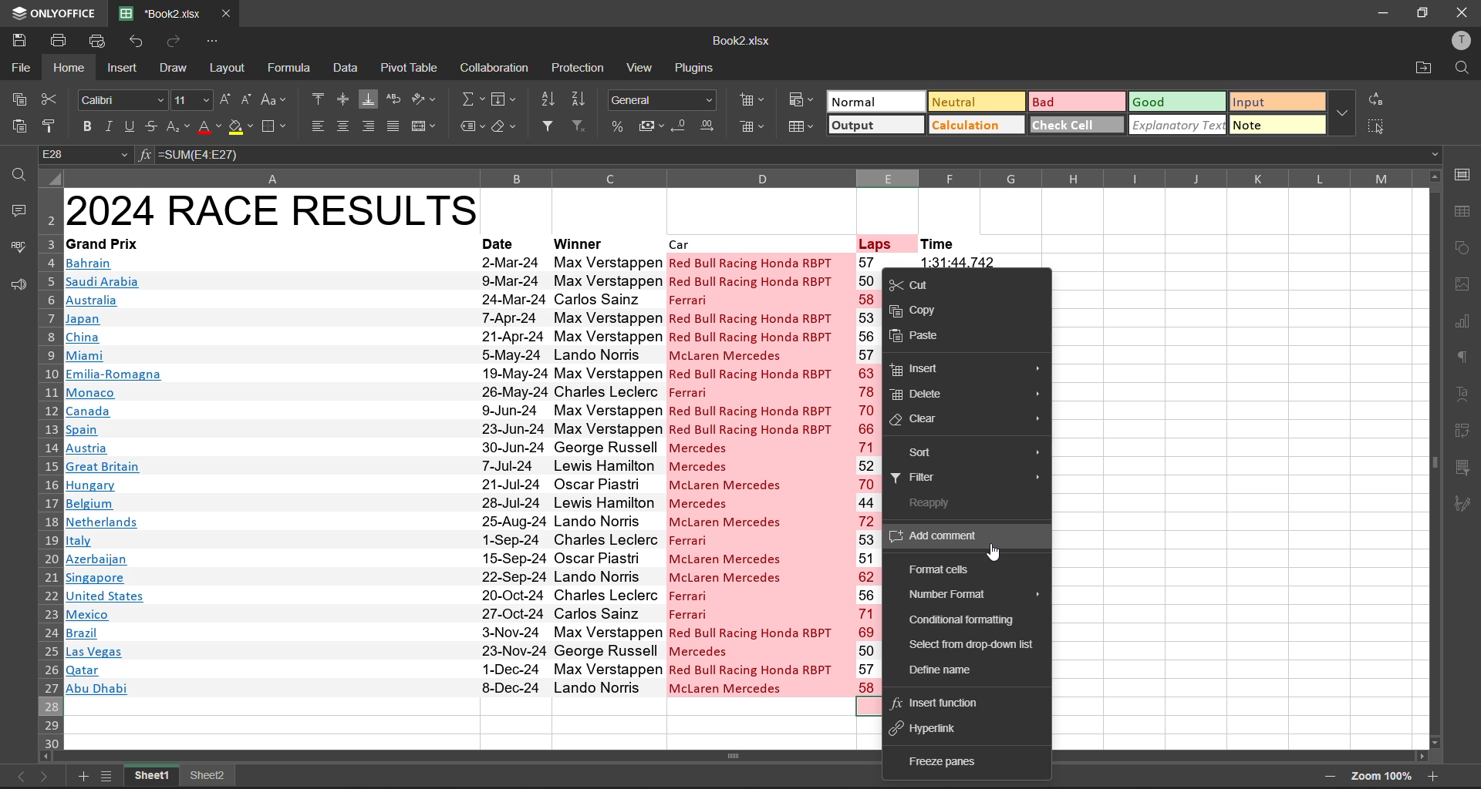 This screenshot has width=1481, height=789. Describe the element at coordinates (992, 553) in the screenshot. I see `cursor` at that location.